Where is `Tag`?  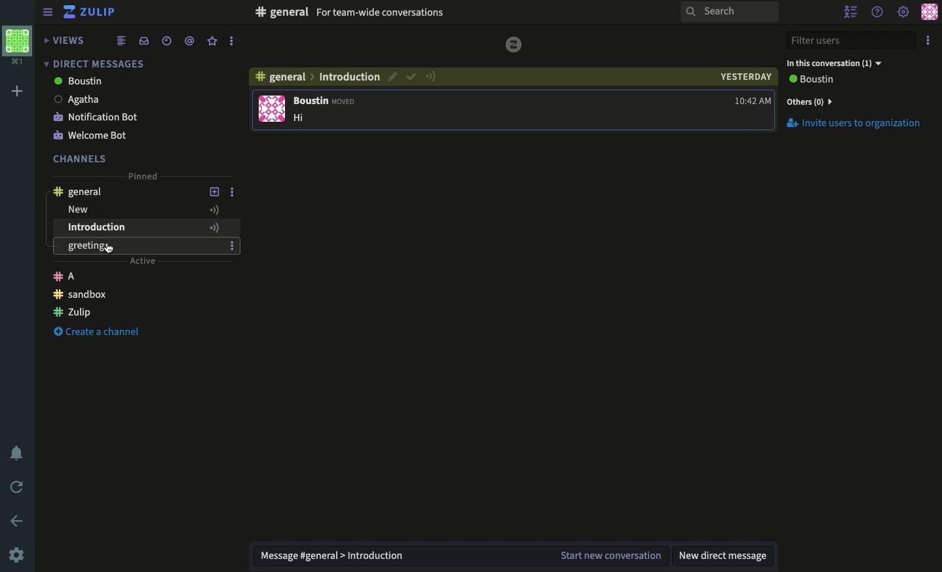 Tag is located at coordinates (189, 40).